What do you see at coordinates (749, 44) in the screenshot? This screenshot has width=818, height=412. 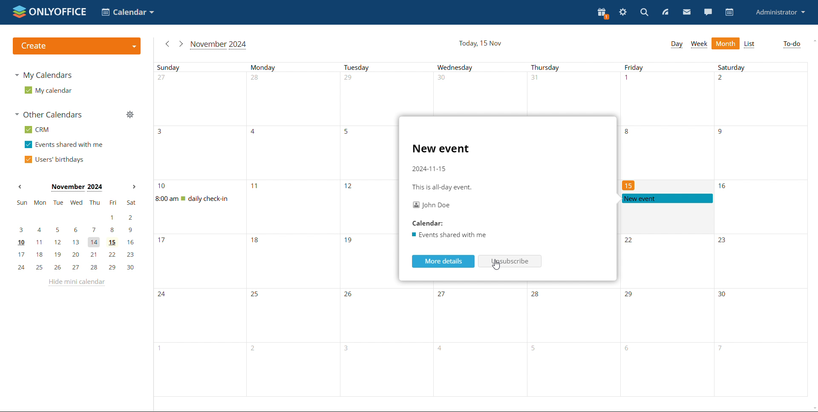 I see `list view` at bounding box center [749, 44].